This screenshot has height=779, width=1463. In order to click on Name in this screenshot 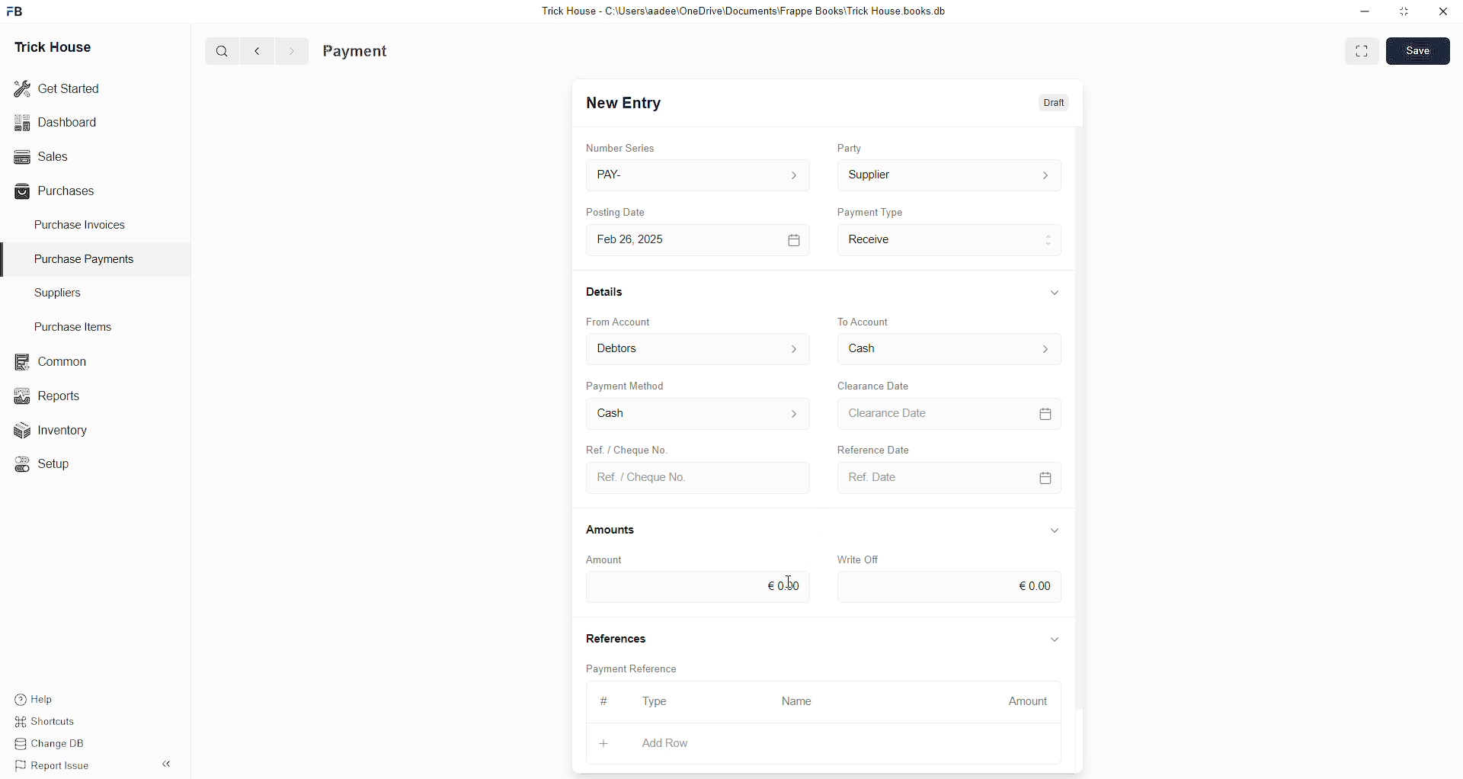, I will do `click(797, 702)`.